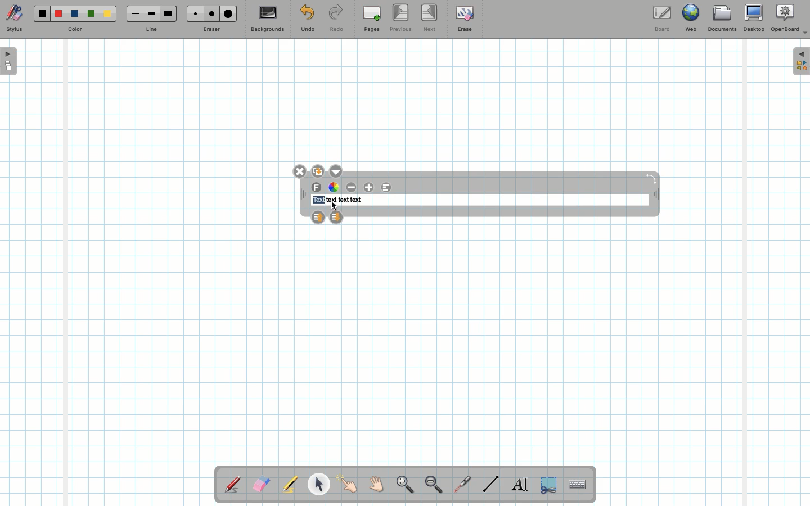 Image resolution: width=810 pixels, height=506 pixels. Describe the element at coordinates (690, 20) in the screenshot. I see `Web` at that location.